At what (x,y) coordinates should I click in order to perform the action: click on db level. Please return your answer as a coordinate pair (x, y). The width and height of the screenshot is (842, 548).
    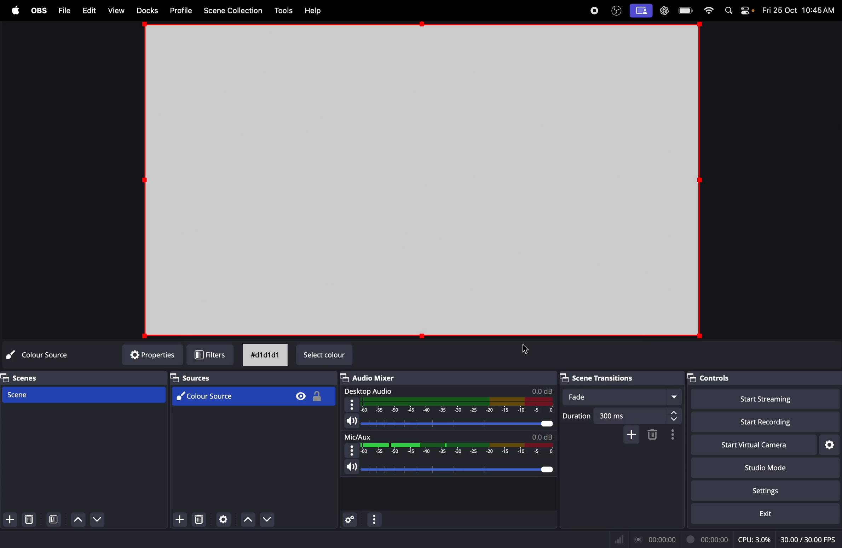
    Looking at the image, I should click on (541, 437).